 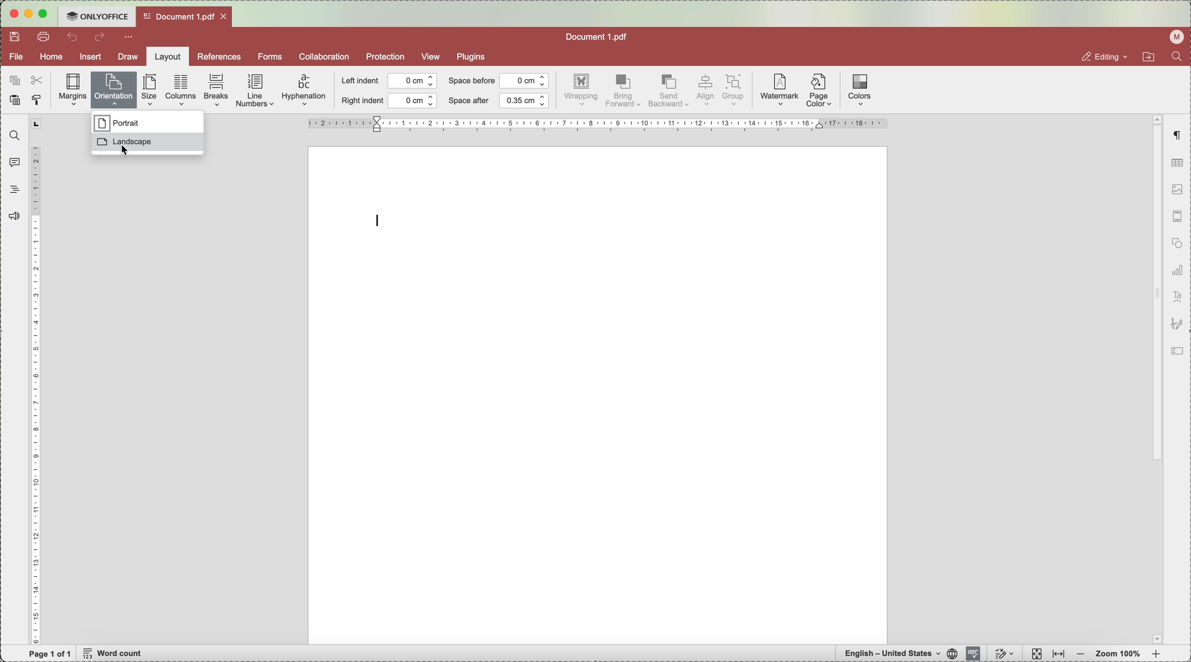 What do you see at coordinates (735, 91) in the screenshot?
I see `group` at bounding box center [735, 91].